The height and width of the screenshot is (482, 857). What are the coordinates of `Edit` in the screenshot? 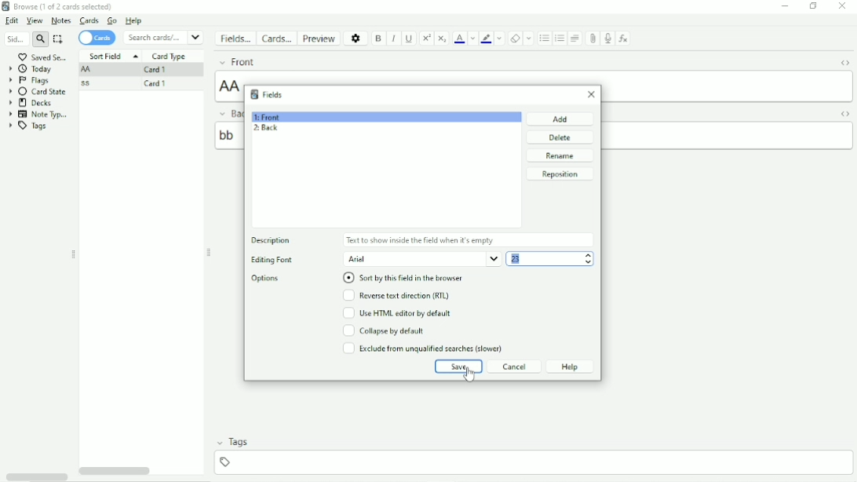 It's located at (13, 20).